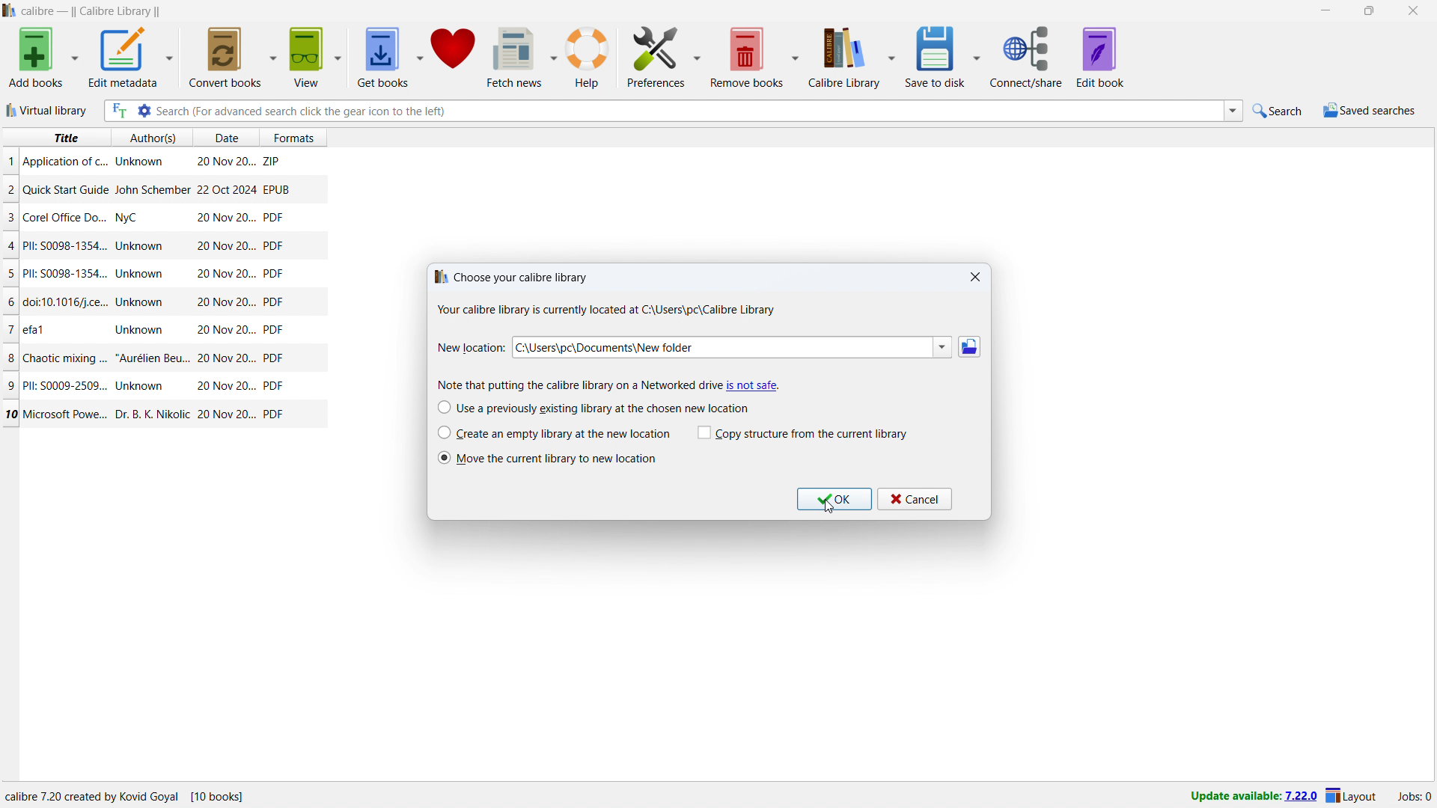 The image size is (1437, 808). I want to click on create an empty library at the new location, so click(554, 432).